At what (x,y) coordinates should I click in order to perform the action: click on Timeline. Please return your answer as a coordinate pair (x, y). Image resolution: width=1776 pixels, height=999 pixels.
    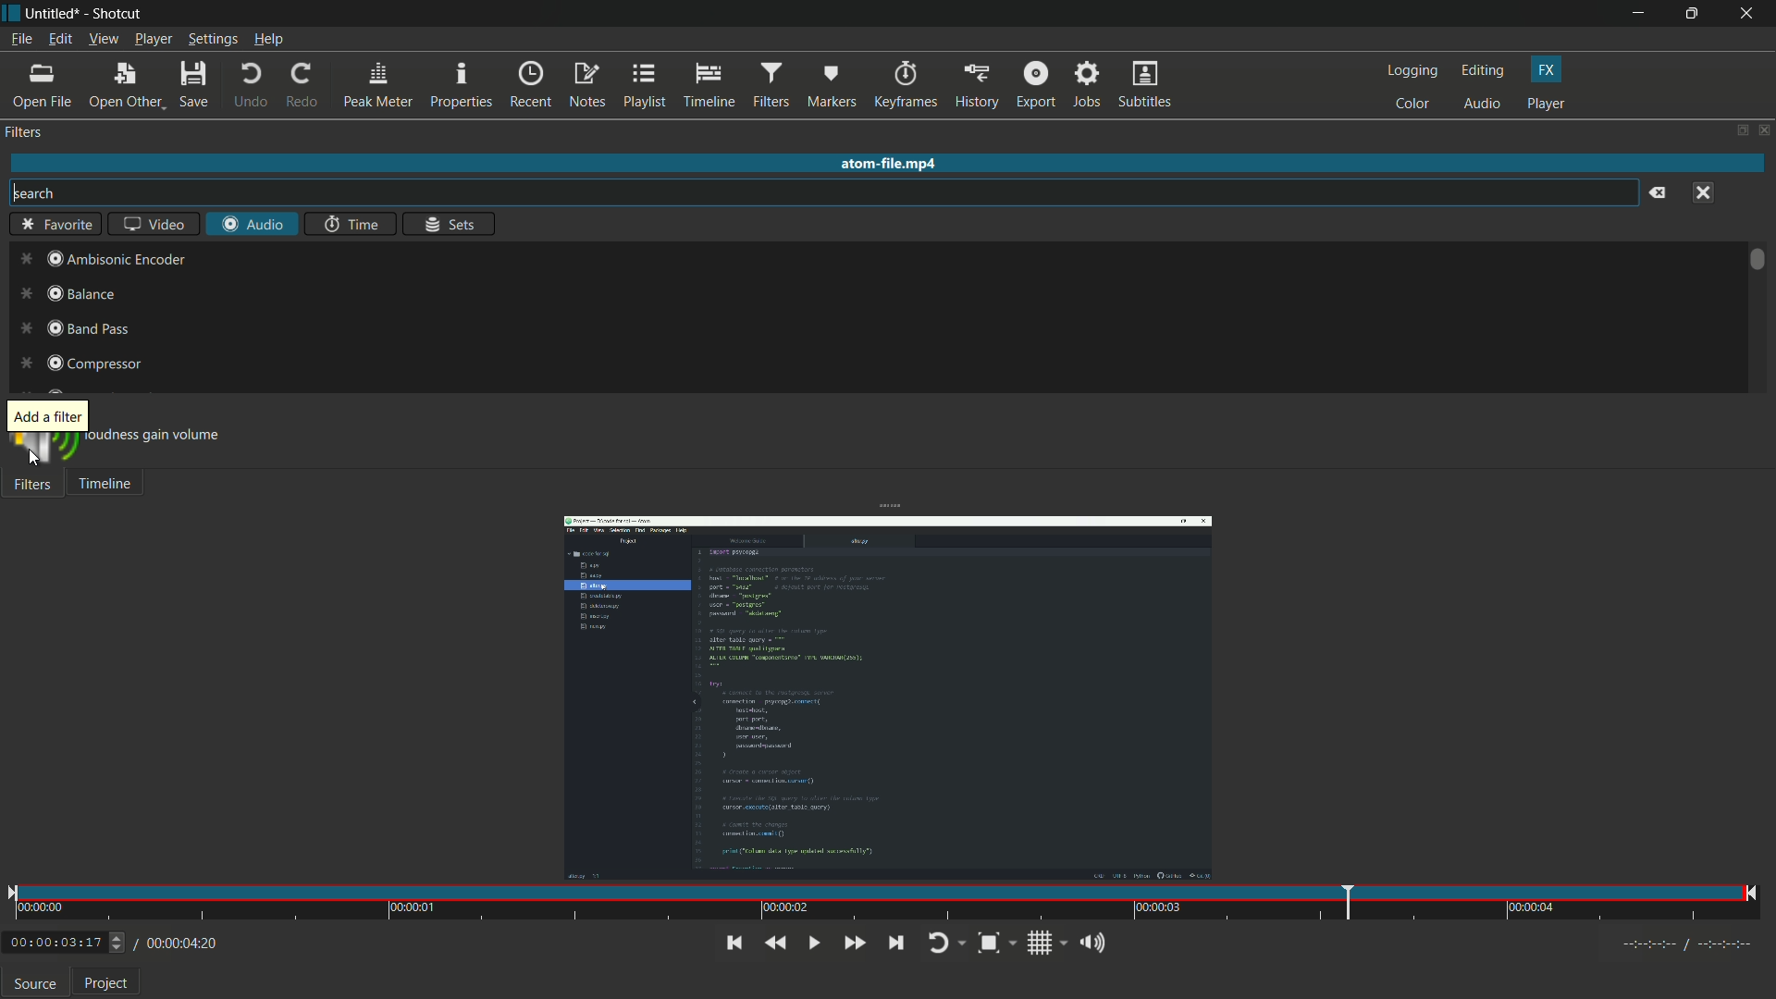
    Looking at the image, I should click on (113, 486).